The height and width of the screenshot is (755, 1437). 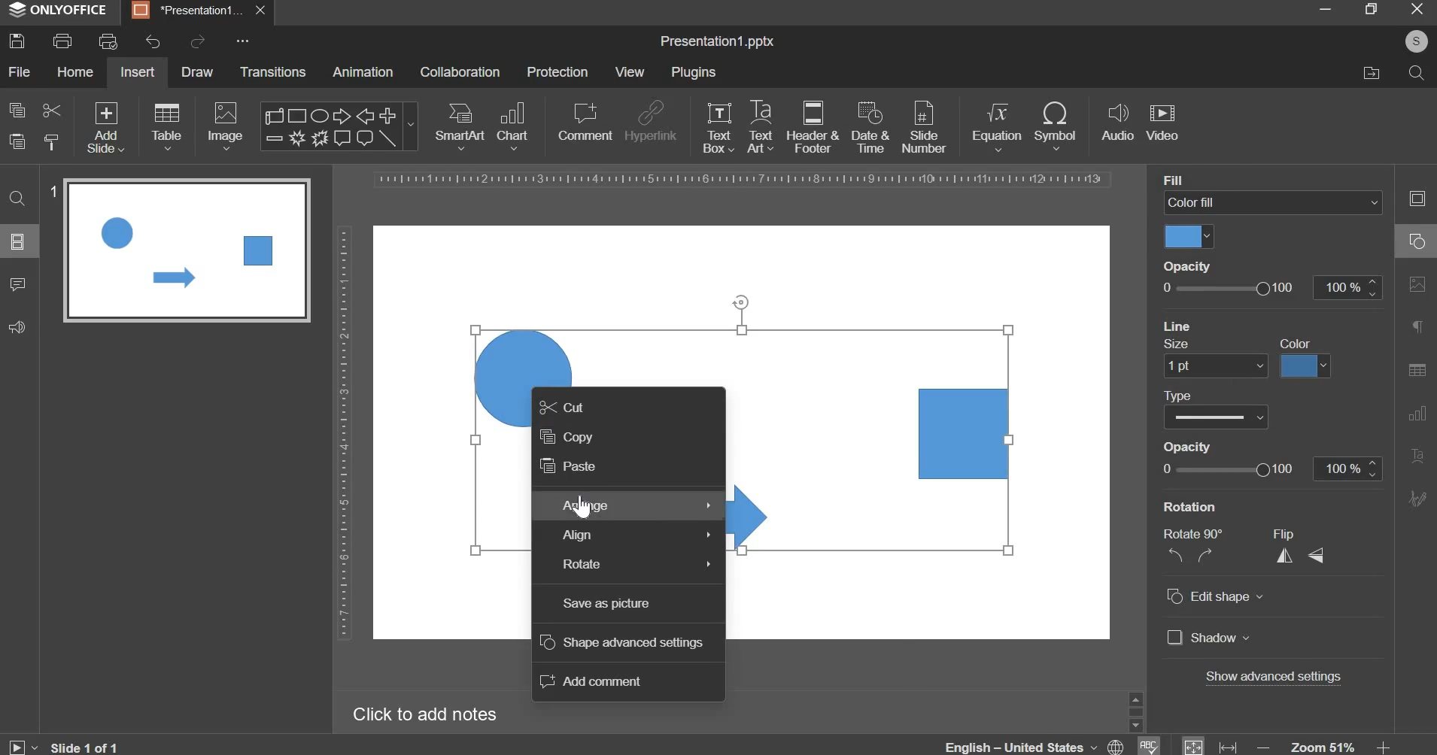 What do you see at coordinates (1185, 343) in the screenshot?
I see `size` at bounding box center [1185, 343].